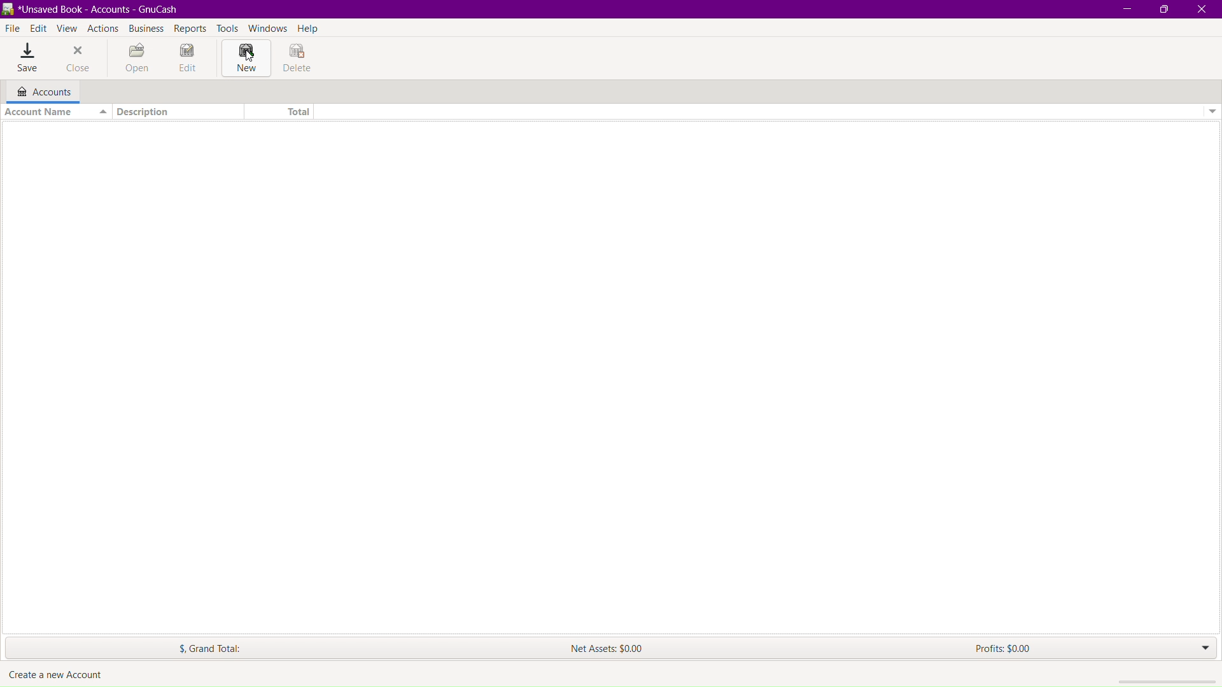  What do you see at coordinates (609, 649) in the screenshot?
I see `Net Assets: $0.00` at bounding box center [609, 649].